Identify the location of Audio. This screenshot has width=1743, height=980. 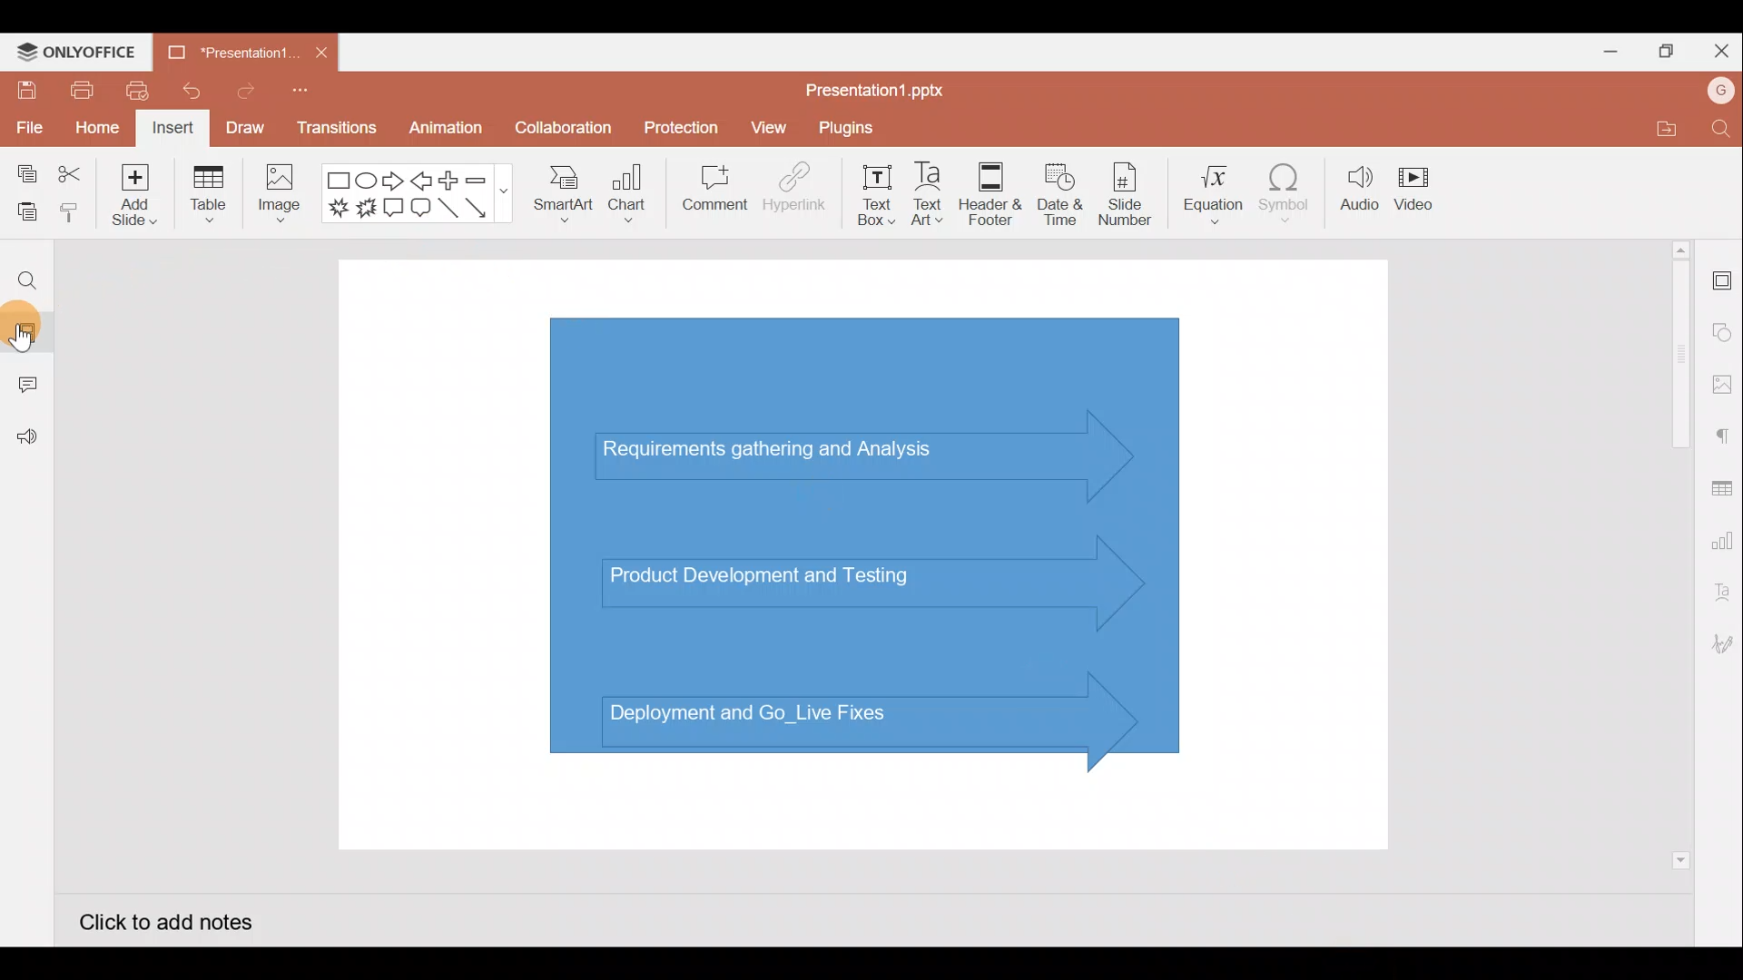
(1355, 195).